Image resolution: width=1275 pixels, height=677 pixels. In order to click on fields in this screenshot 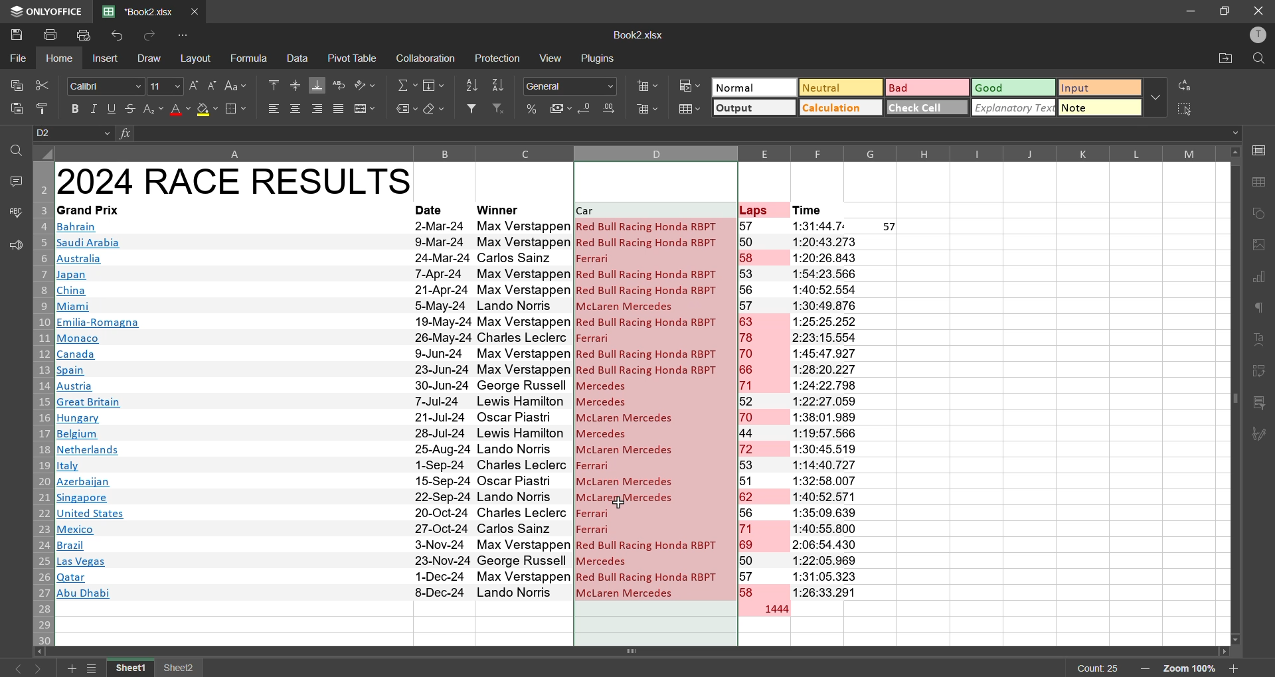, I will do `click(436, 85)`.